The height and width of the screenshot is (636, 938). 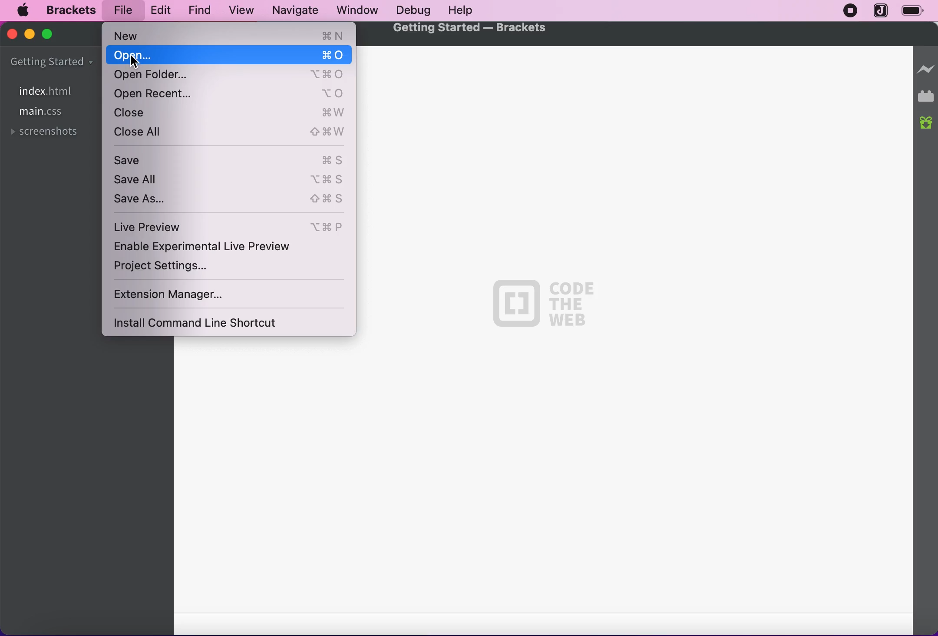 What do you see at coordinates (22, 11) in the screenshot?
I see `mac logo` at bounding box center [22, 11].